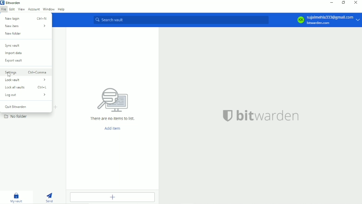  I want to click on KK sujalmehla333@gmail.com     bitwarden.com, so click(328, 20).